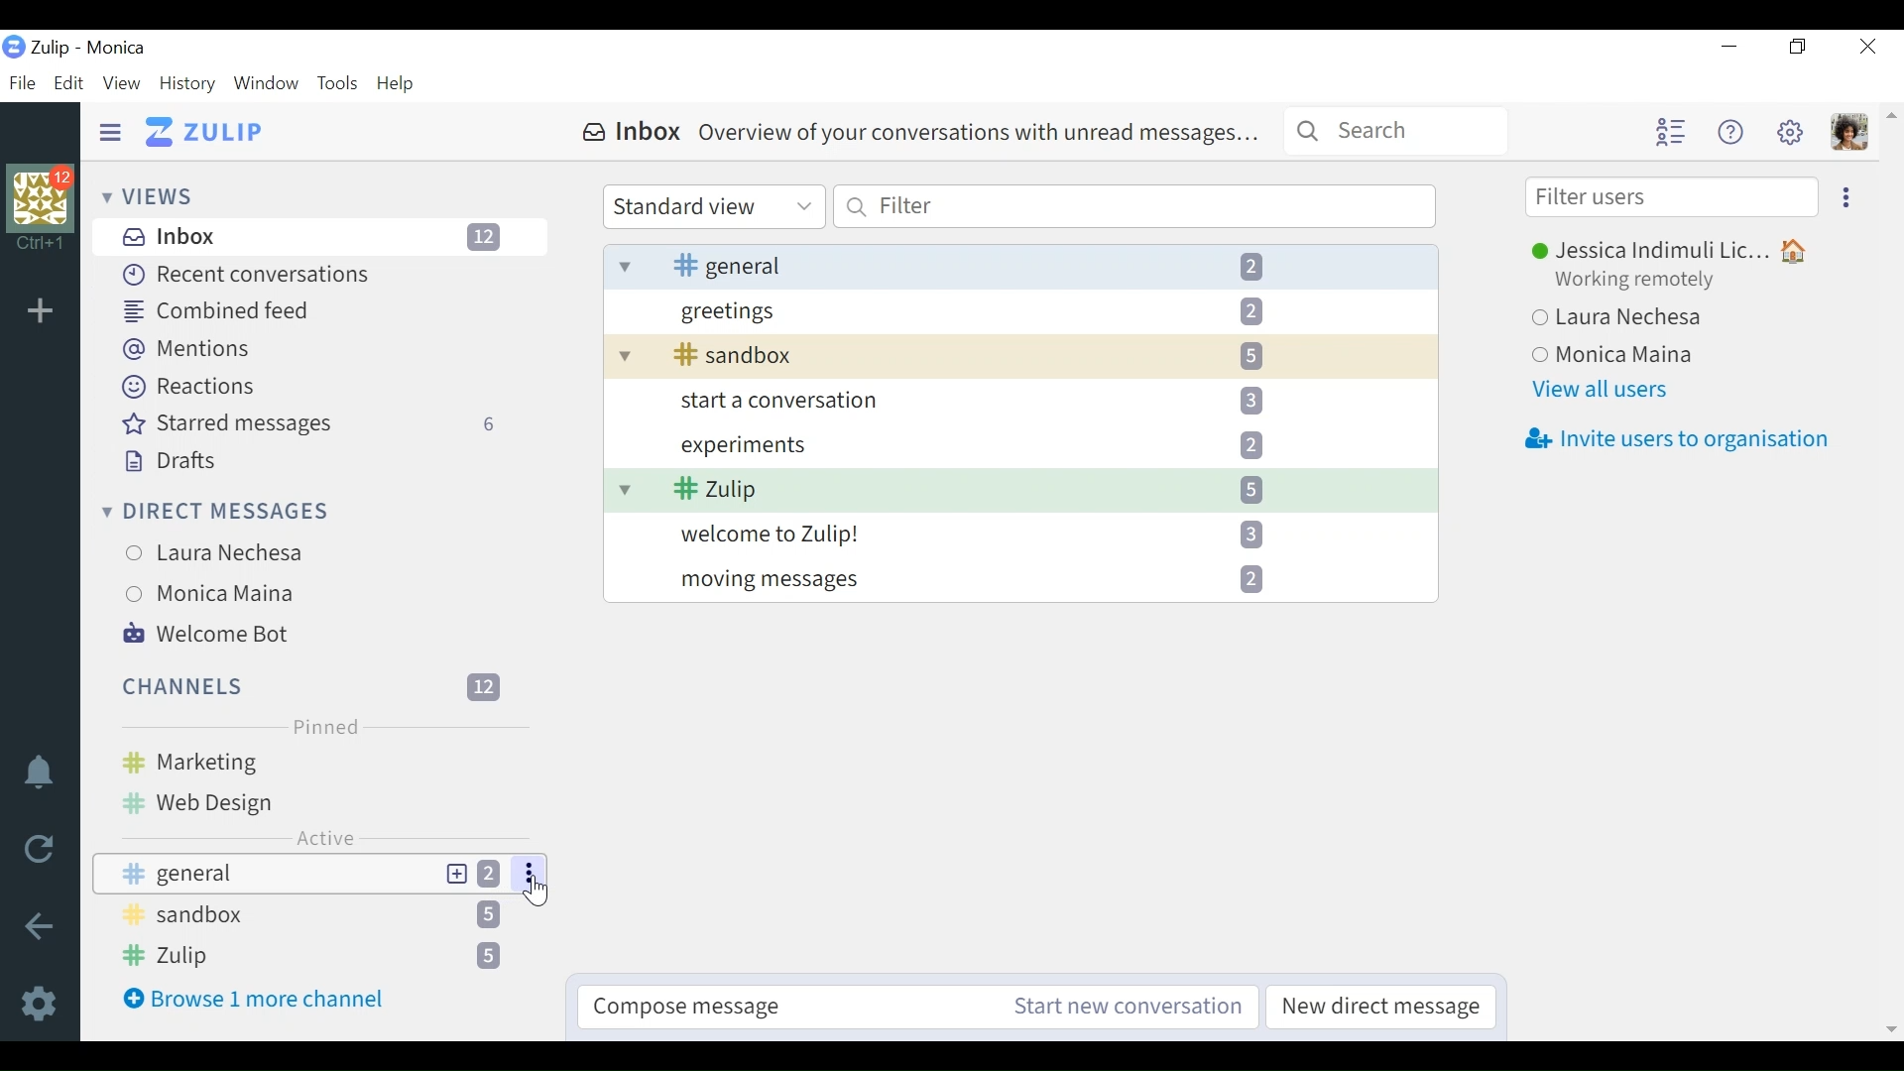  What do you see at coordinates (1846, 195) in the screenshot?
I see `Ellipse` at bounding box center [1846, 195].